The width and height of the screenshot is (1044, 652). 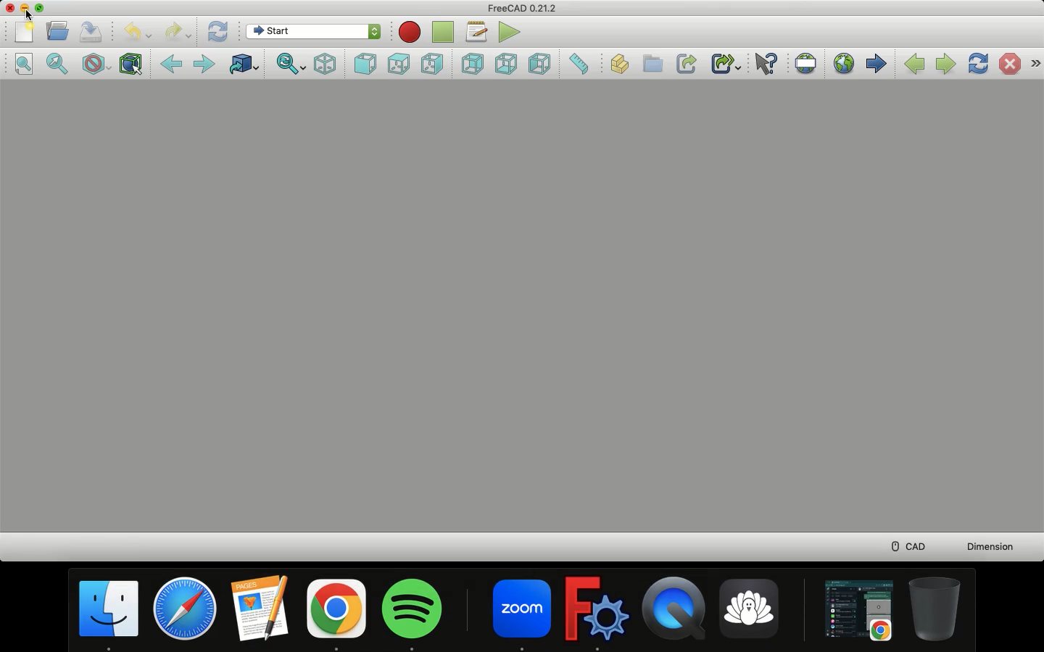 I want to click on Bottom, so click(x=508, y=62).